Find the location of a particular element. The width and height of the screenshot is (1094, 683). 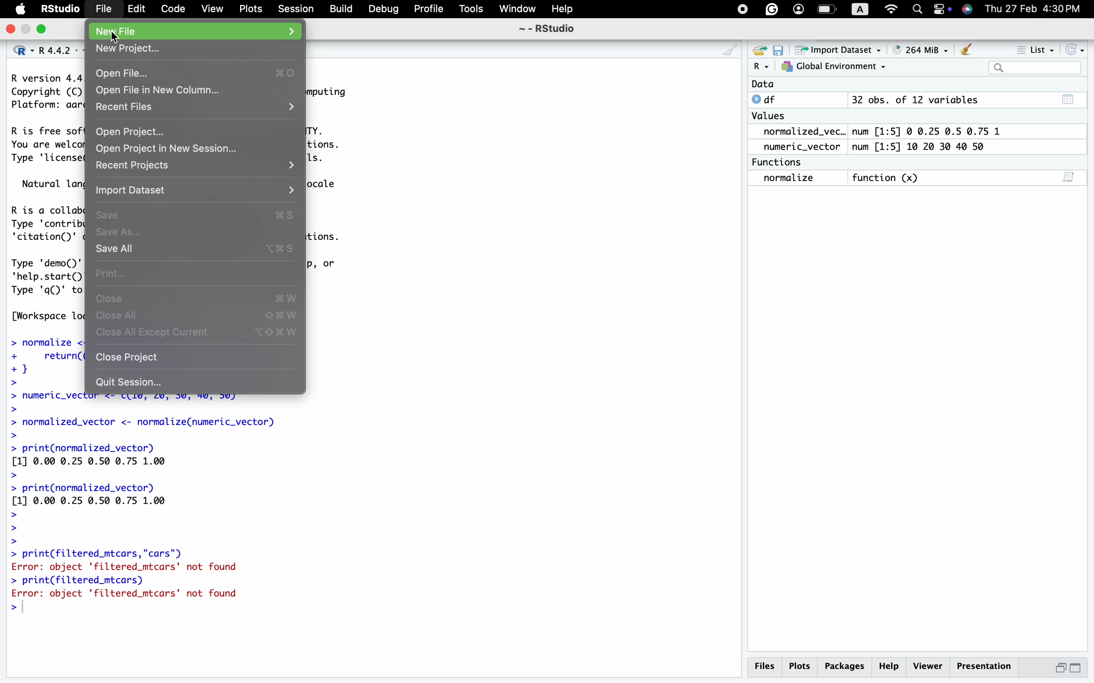

new project is located at coordinates (196, 49).